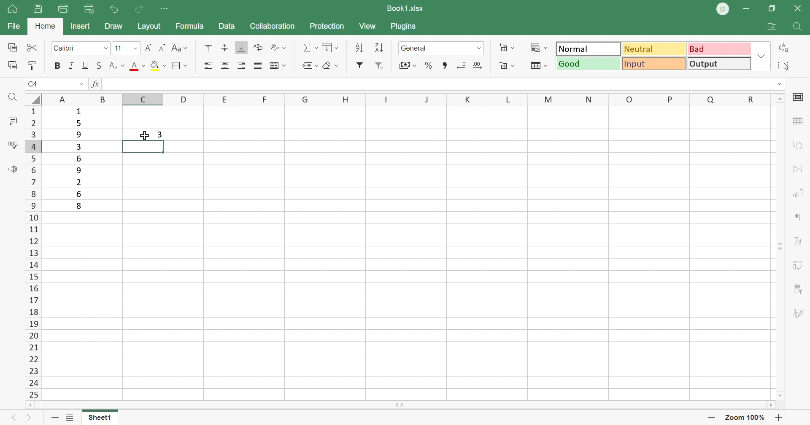  Describe the element at coordinates (157, 65) in the screenshot. I see `Fil color` at that location.